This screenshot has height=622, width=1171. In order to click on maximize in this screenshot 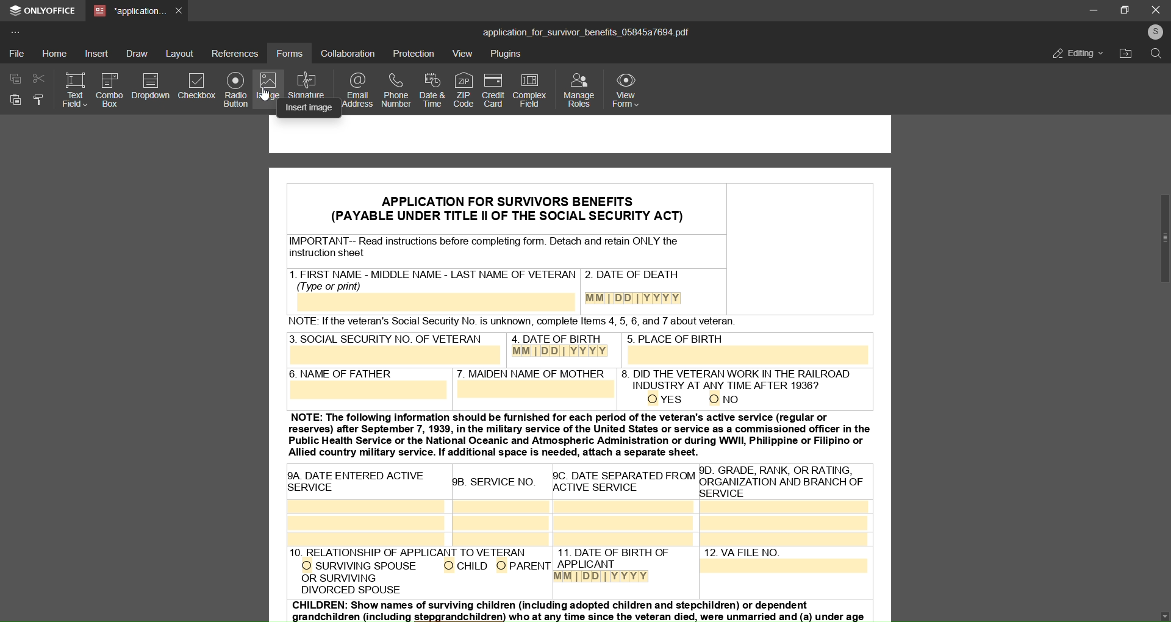, I will do `click(1127, 9)`.